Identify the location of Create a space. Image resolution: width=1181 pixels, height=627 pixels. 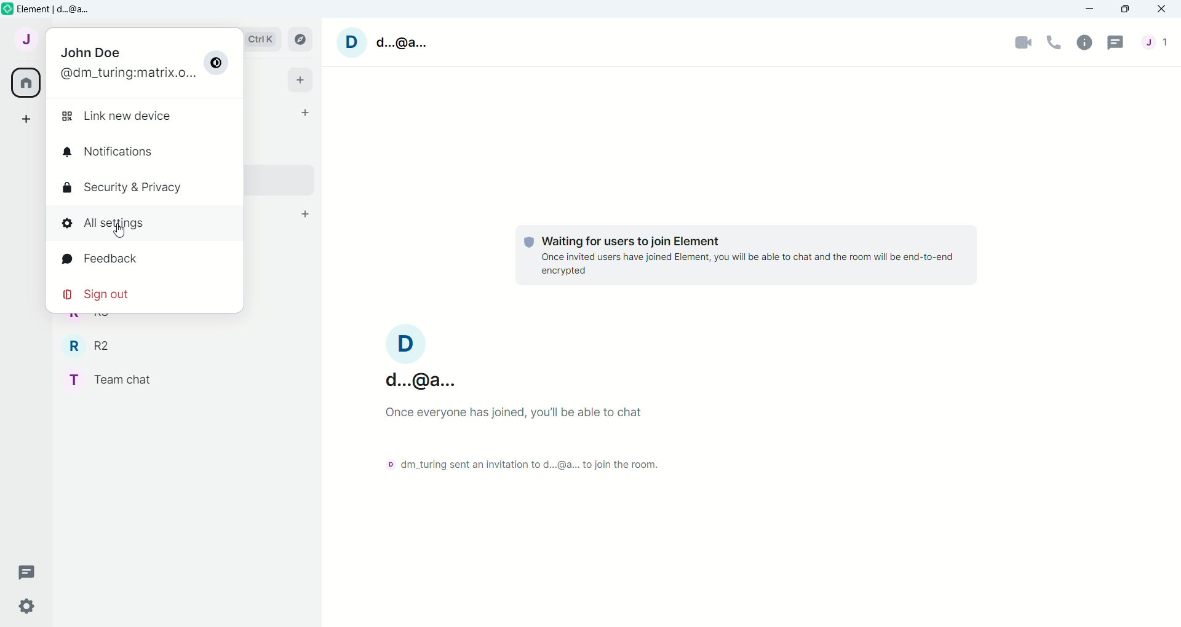
(23, 120).